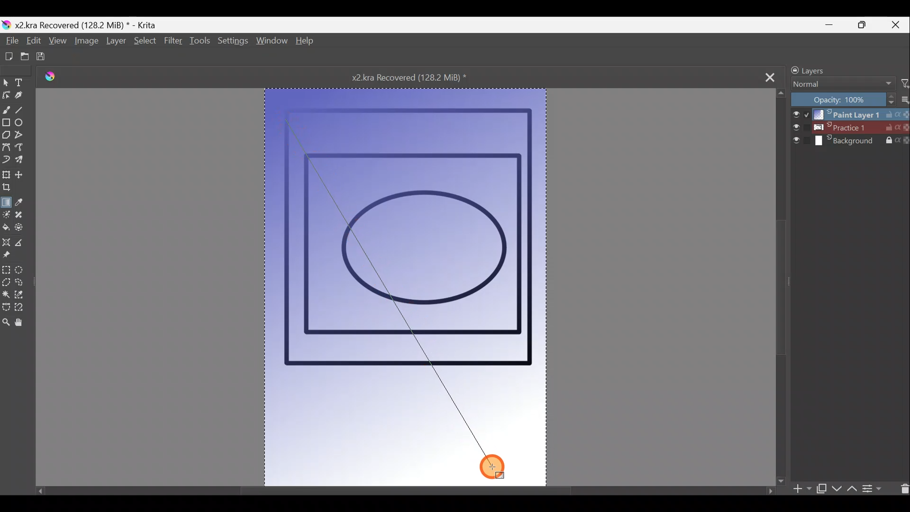 This screenshot has width=910, height=512. I want to click on Layer 1, so click(848, 113).